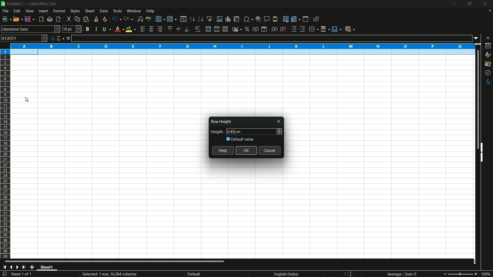 Image resolution: width=493 pixels, height=277 pixels. What do you see at coordinates (279, 129) in the screenshot?
I see `increase height` at bounding box center [279, 129].